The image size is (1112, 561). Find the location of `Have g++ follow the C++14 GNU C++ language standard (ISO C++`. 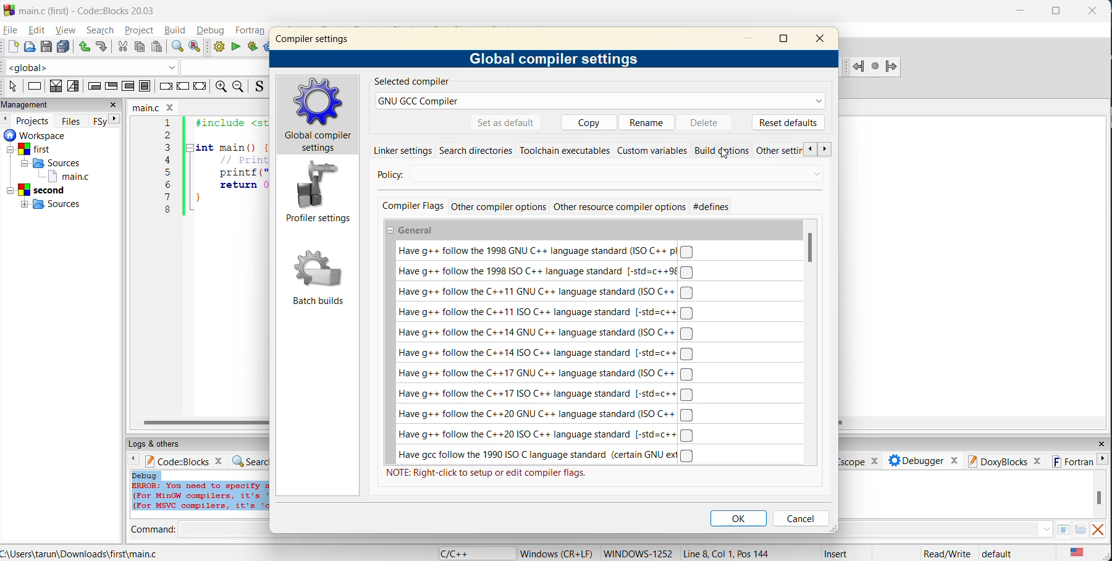

Have g++ follow the C++14 GNU C++ language standard (ISO C++ is located at coordinates (550, 332).